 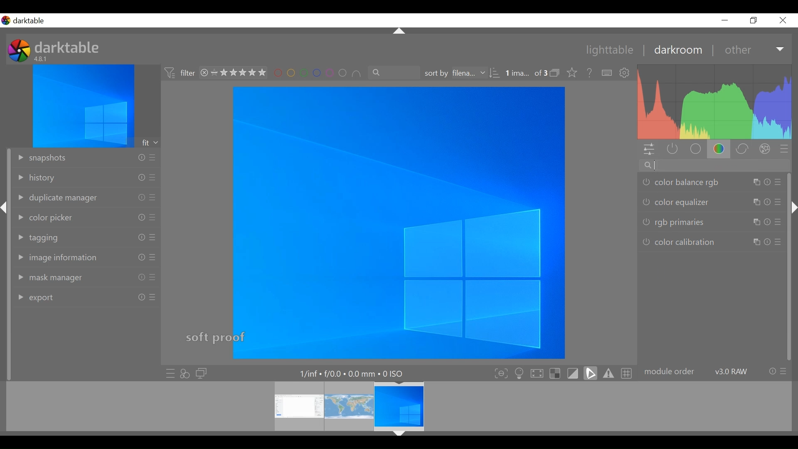 I want to click on presets, so click(x=779, y=181).